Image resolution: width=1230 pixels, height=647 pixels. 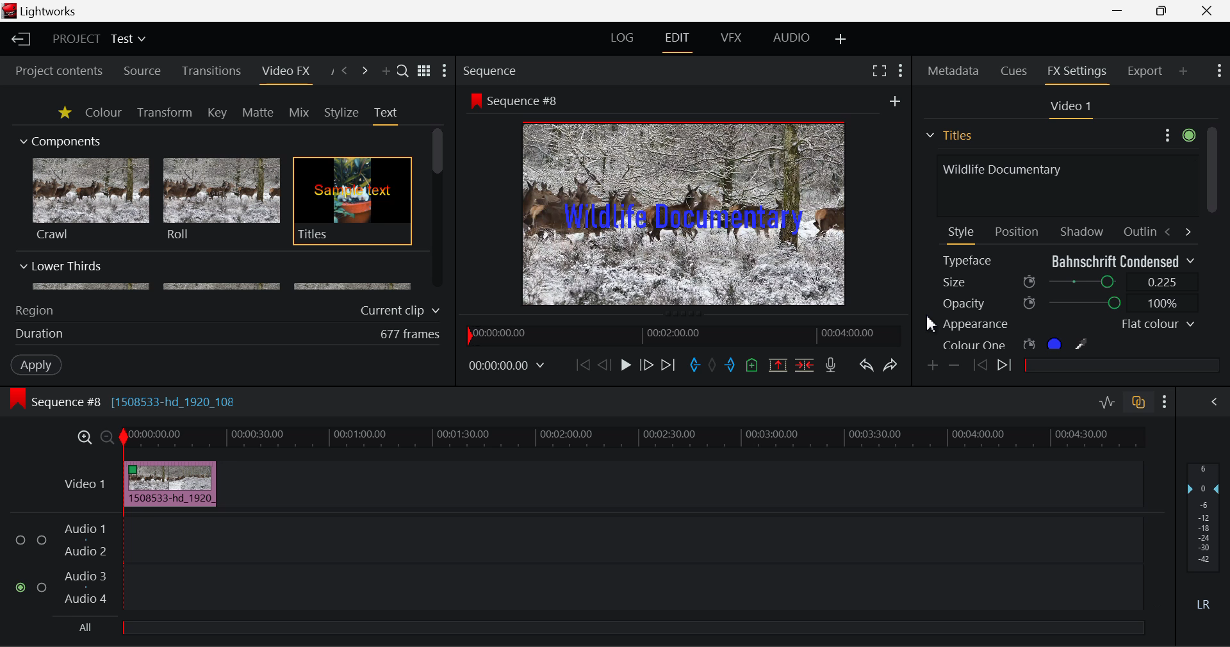 I want to click on Toggle audio levels editing, so click(x=1106, y=400).